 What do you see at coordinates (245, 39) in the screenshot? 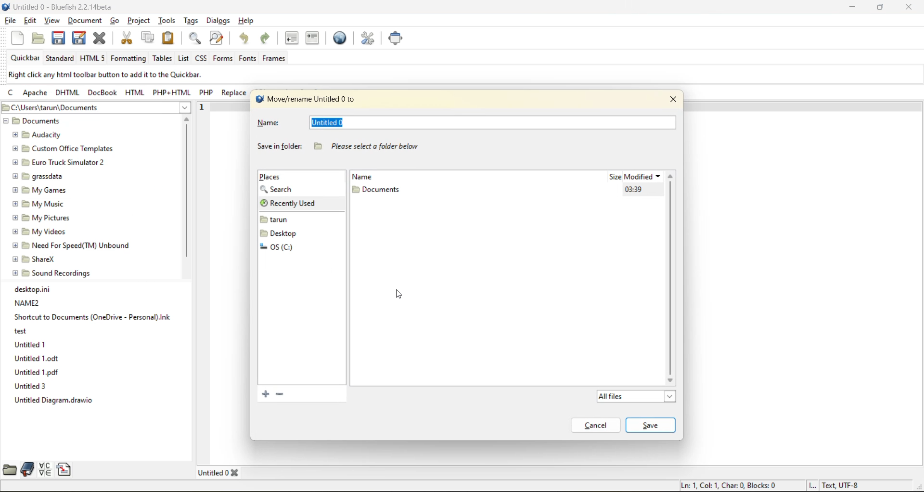
I see `undo` at bounding box center [245, 39].